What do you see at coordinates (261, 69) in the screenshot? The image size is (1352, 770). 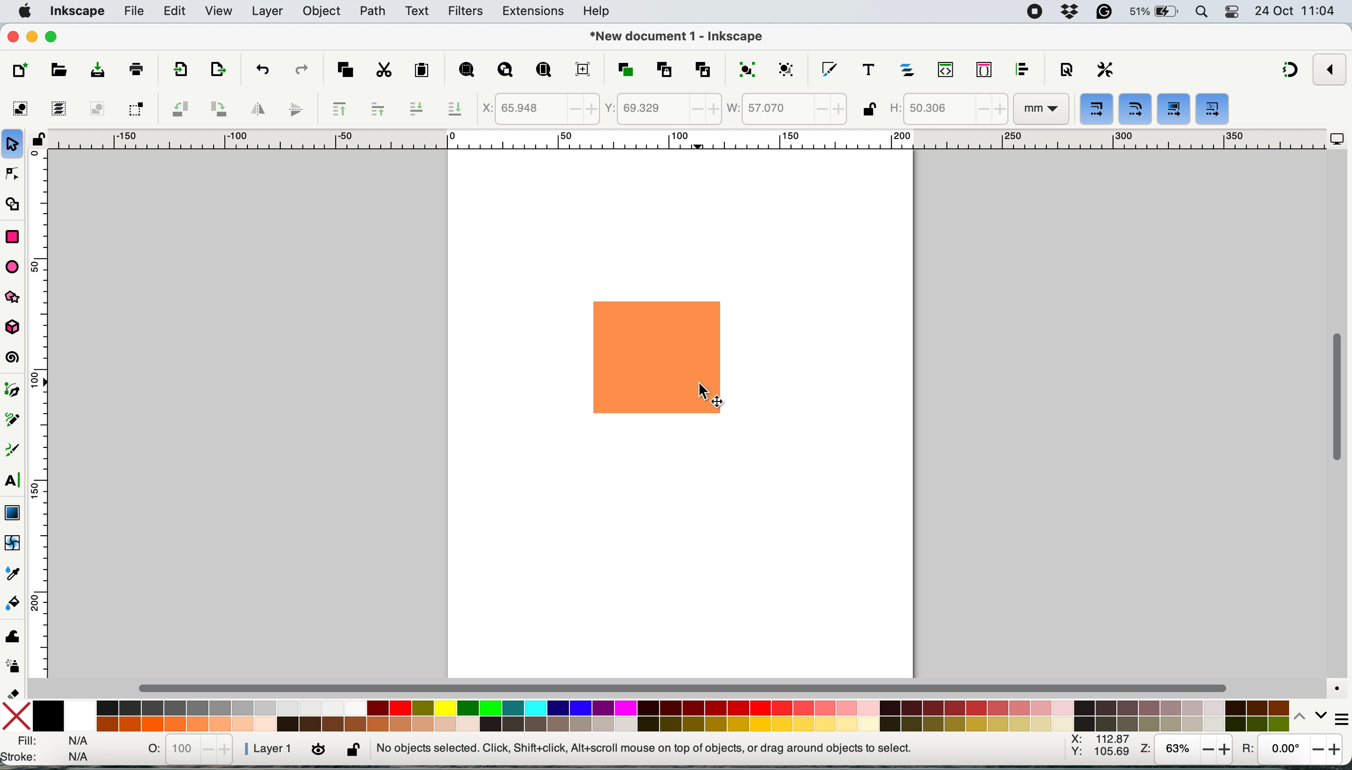 I see `undo` at bounding box center [261, 69].